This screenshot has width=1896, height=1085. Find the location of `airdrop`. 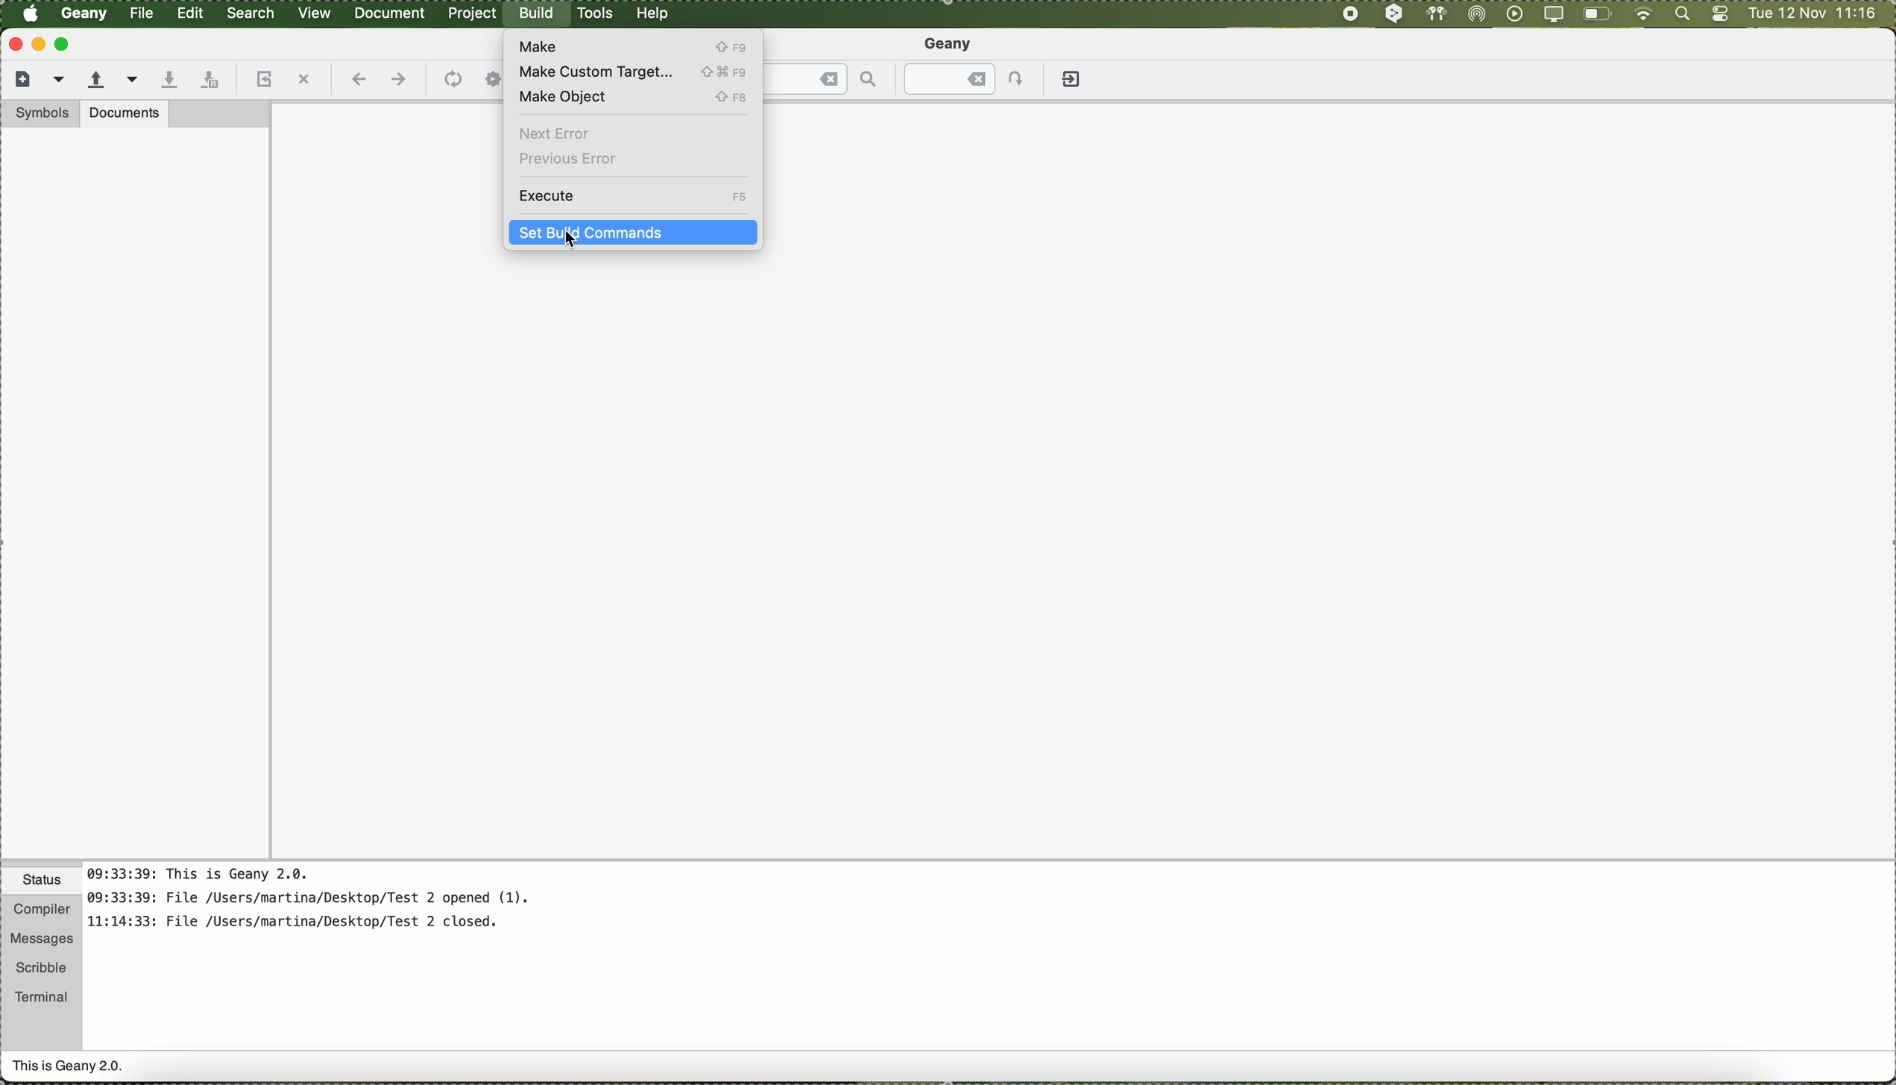

airdrop is located at coordinates (1477, 14).